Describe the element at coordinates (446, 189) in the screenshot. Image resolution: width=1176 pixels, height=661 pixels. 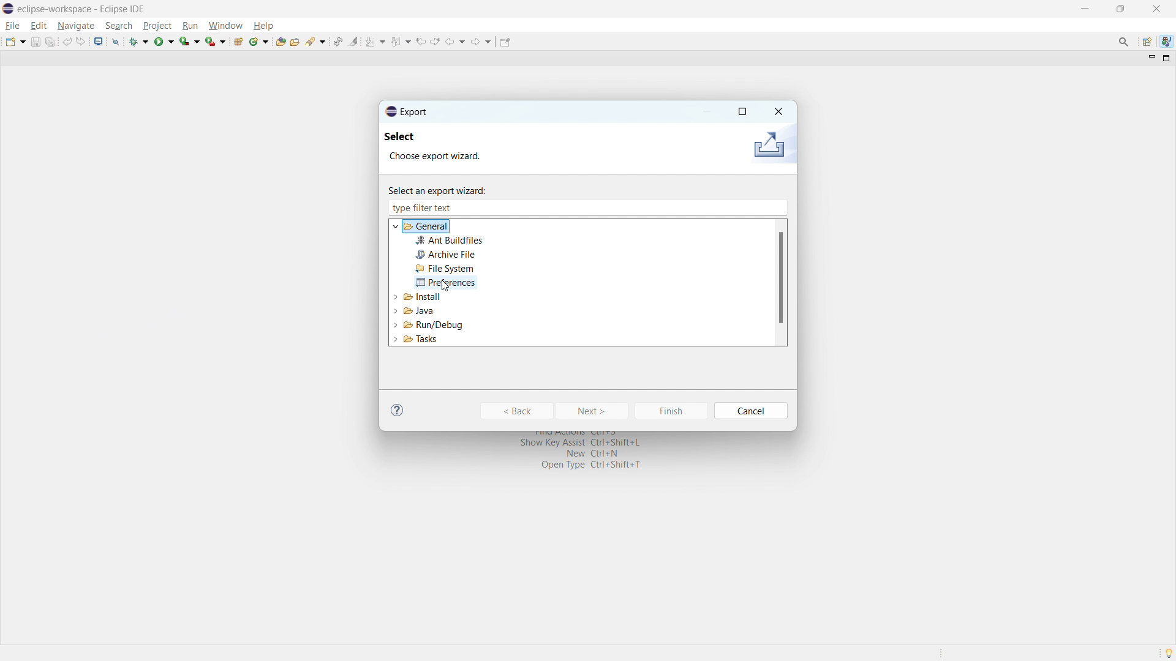
I see `Select an export wizard` at that location.